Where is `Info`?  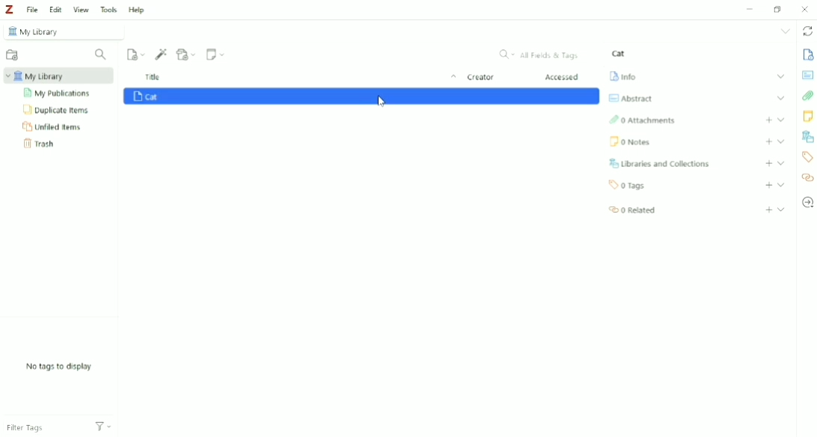
Info is located at coordinates (622, 75).